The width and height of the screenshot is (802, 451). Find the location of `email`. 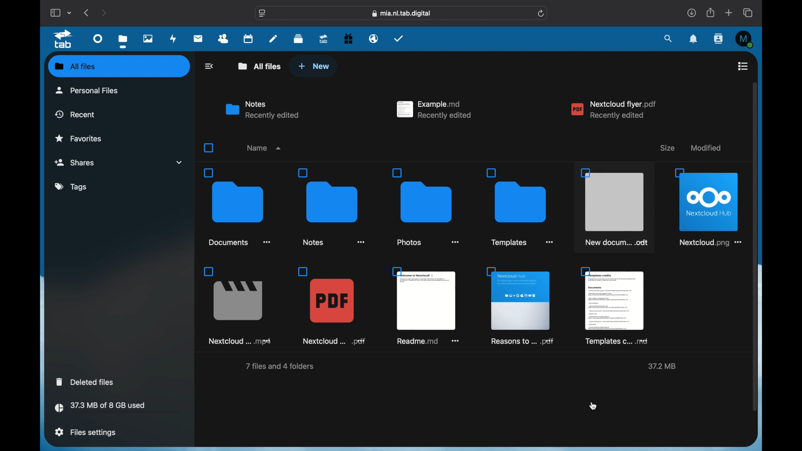

email is located at coordinates (374, 39).